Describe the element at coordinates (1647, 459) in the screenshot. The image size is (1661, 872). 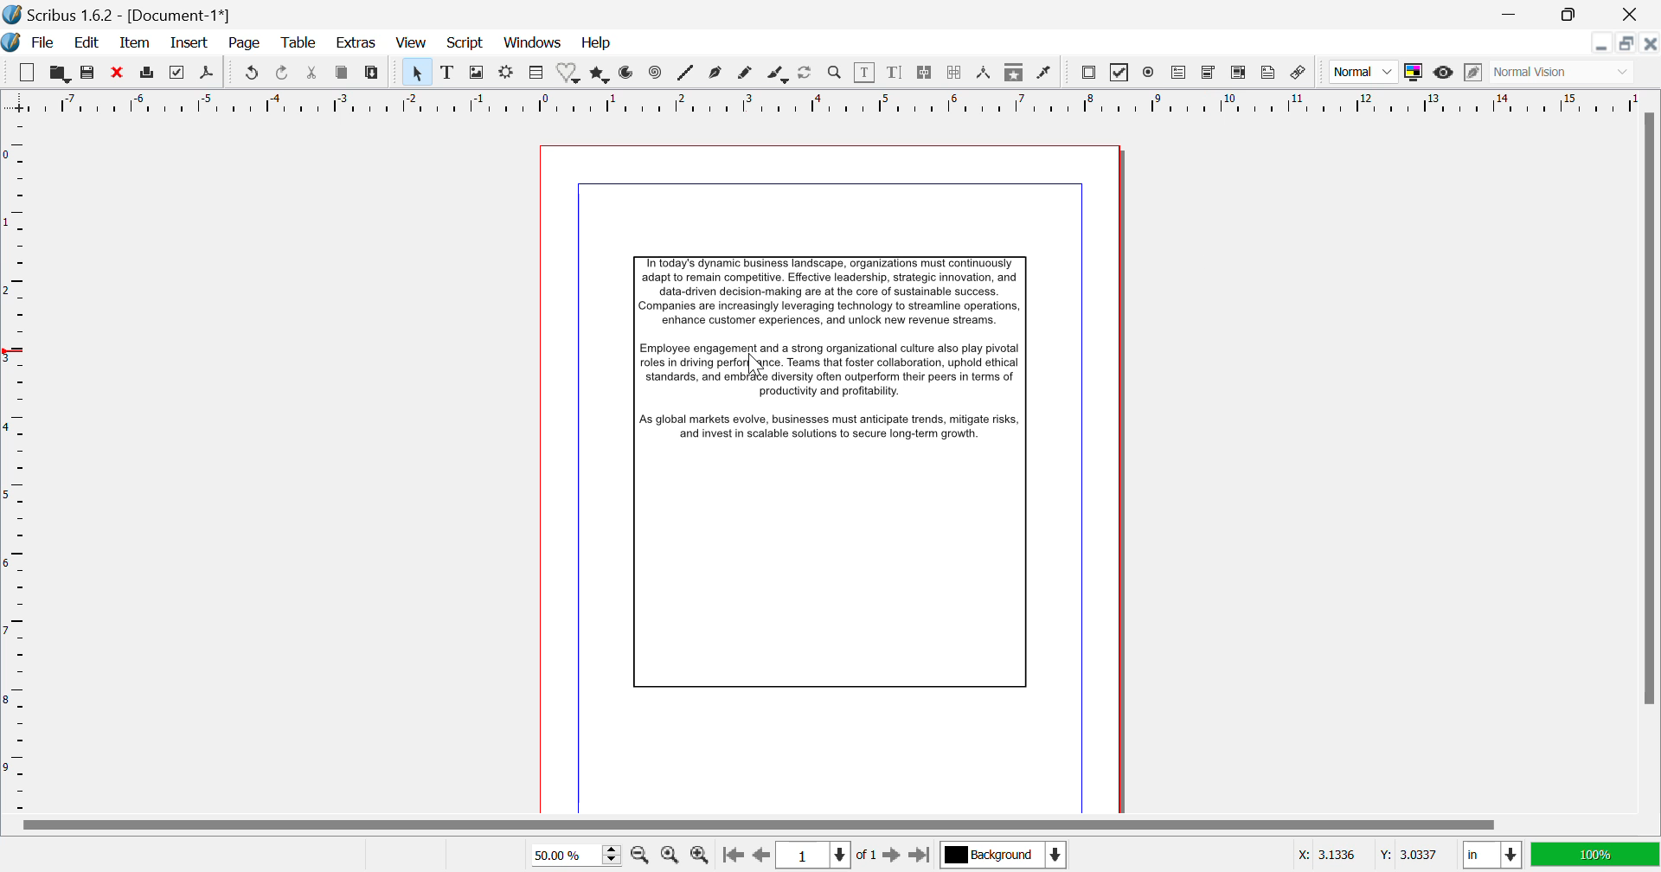
I see `Scroll Bar` at that location.